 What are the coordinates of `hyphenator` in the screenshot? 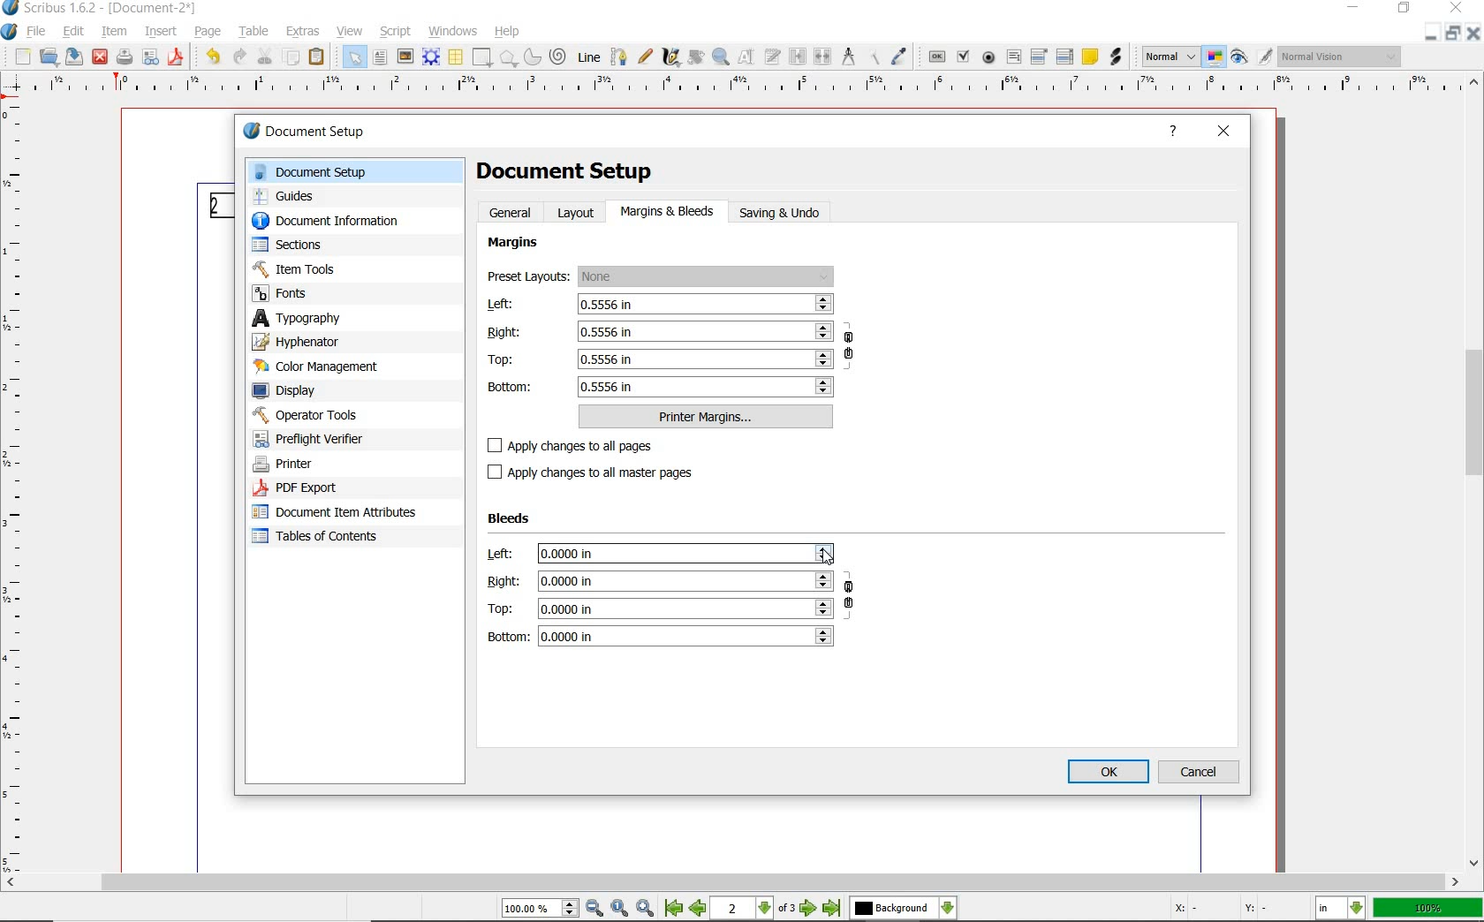 It's located at (302, 344).